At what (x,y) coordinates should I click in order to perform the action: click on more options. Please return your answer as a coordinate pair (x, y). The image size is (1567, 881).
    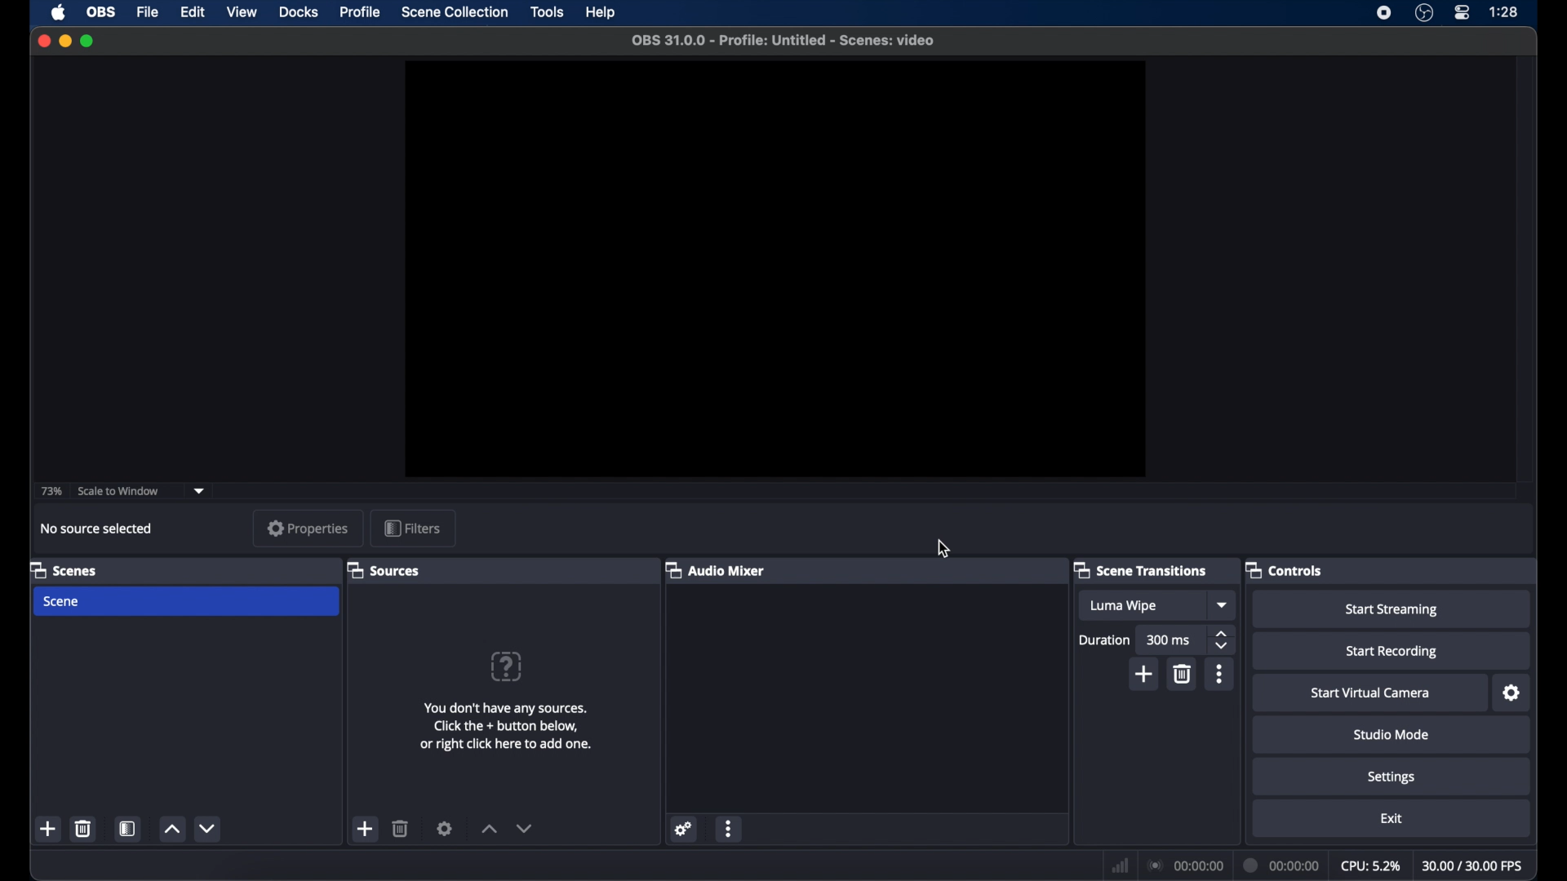
    Looking at the image, I should click on (1219, 674).